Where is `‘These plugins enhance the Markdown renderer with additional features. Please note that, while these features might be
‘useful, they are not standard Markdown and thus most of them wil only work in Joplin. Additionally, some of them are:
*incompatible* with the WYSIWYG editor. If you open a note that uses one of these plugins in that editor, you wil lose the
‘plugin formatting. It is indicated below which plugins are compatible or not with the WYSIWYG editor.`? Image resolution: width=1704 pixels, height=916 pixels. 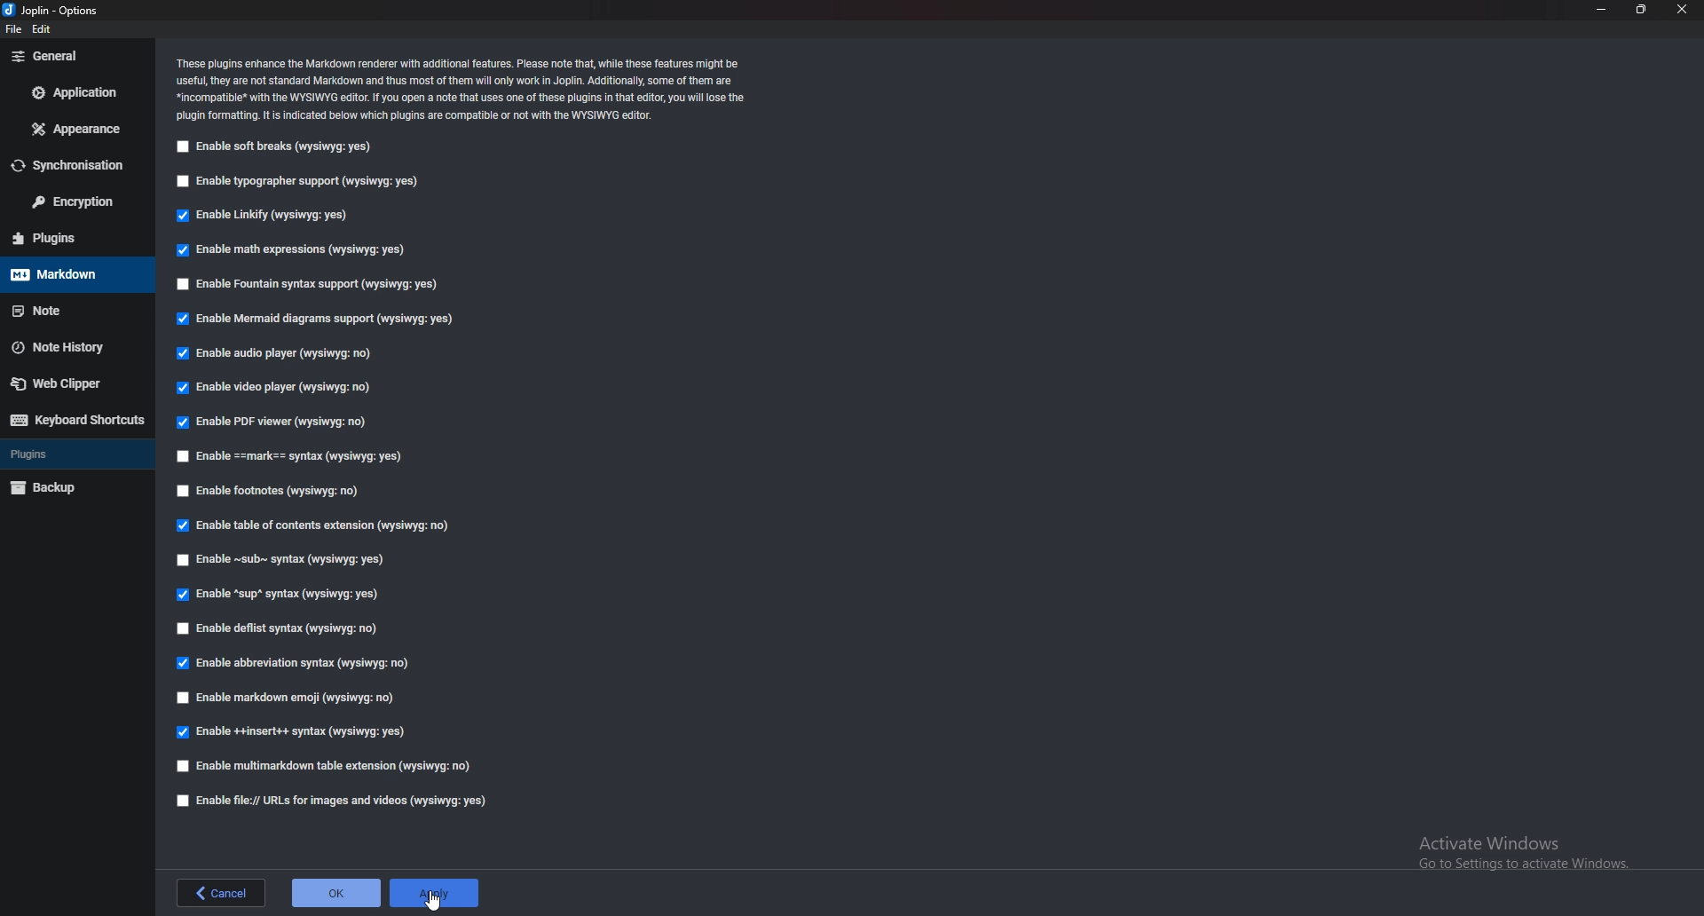
‘These plugins enhance the Markdown renderer with additional features. Please note that, while these features might be
‘useful, they are not standard Markdown and thus most of them wil only work in Joplin. Additionally, some of them are:
*incompatible* with the WYSIWYG editor. If you open a note that uses one of these plugins in that editor, you wil lose the
‘plugin formatting. It is indicated below which plugins are compatible or not with the WYSIWYG editor. is located at coordinates (462, 87).